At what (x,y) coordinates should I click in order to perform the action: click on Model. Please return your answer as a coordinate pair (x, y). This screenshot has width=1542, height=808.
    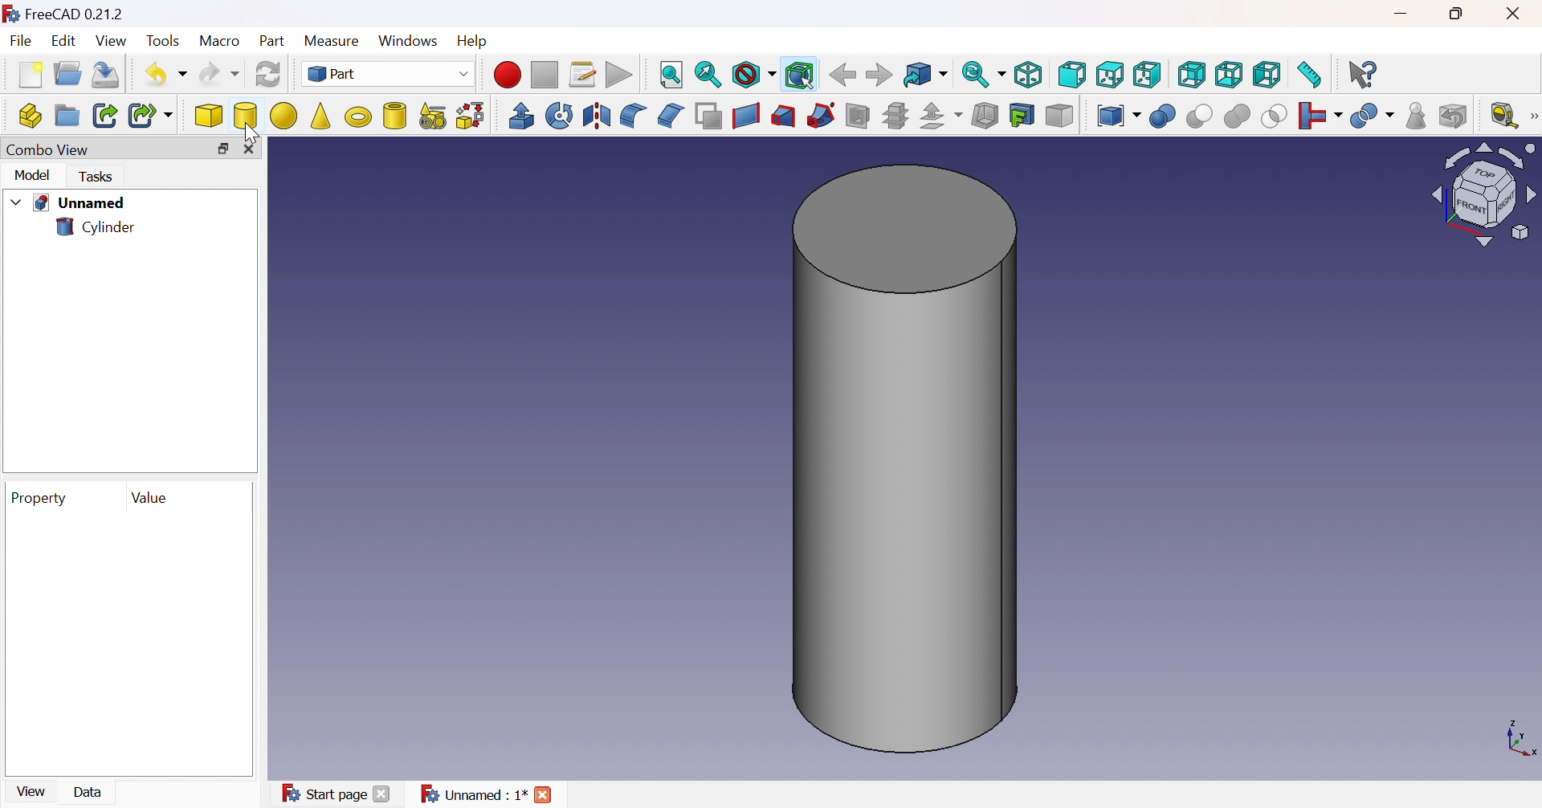
    Looking at the image, I should click on (35, 177).